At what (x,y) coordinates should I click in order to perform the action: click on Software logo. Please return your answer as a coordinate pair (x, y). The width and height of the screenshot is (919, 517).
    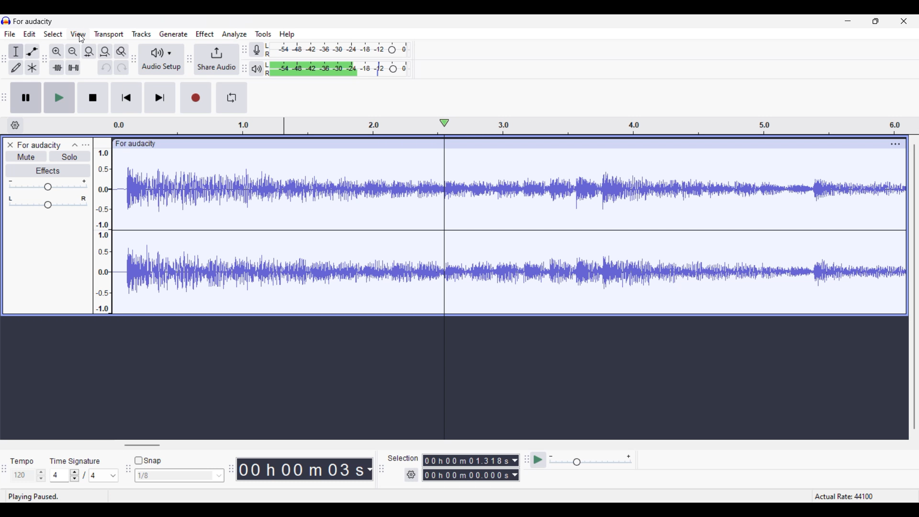
    Looking at the image, I should click on (6, 21).